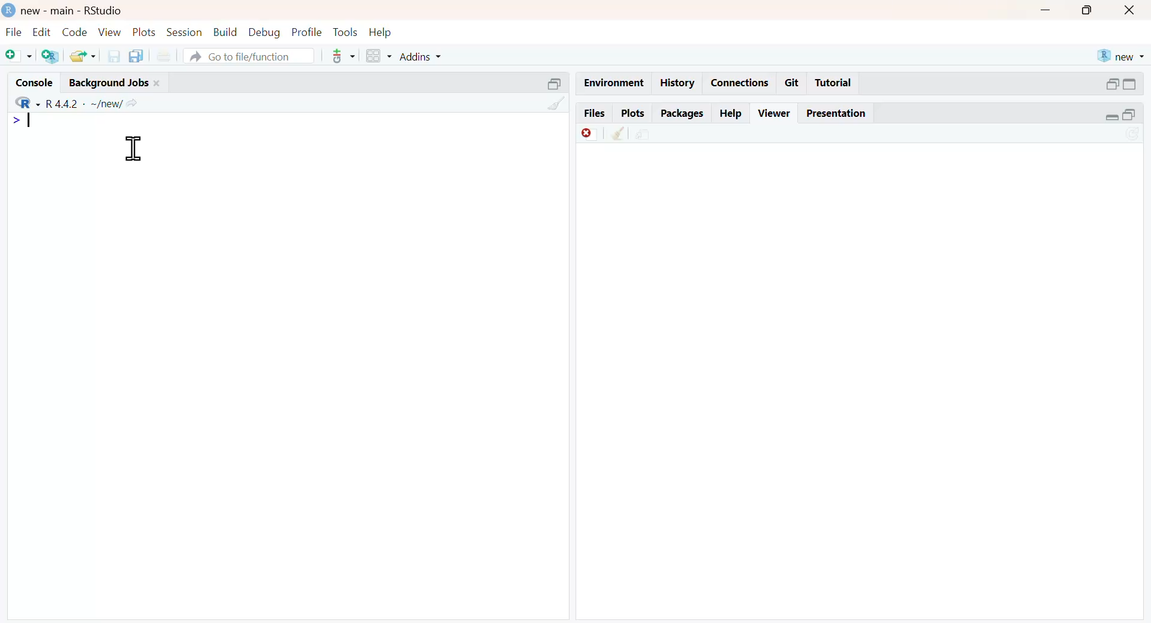 The height and width of the screenshot is (623, 1151). I want to click on copy, so click(136, 56).